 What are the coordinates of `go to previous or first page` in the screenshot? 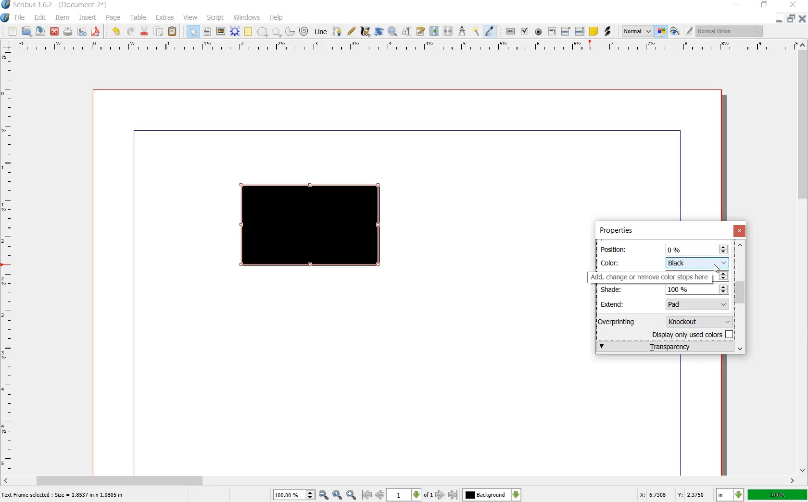 It's located at (372, 495).